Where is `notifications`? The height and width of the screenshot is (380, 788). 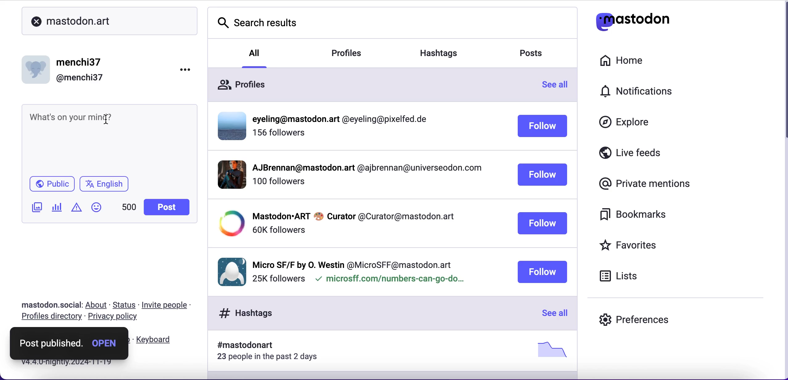
notifications is located at coordinates (639, 91).